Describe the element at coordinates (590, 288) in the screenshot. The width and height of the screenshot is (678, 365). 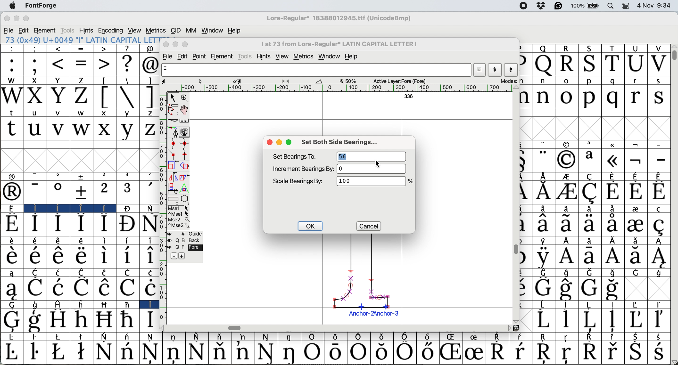
I see `Symbol` at that location.